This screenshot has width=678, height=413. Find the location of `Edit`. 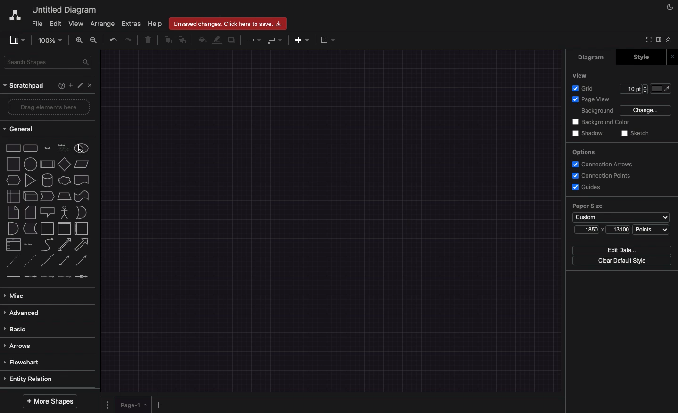

Edit is located at coordinates (54, 24).